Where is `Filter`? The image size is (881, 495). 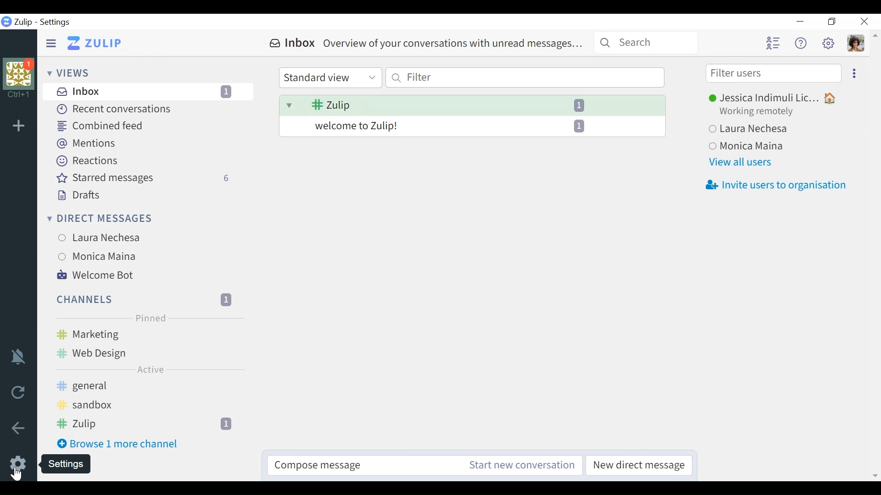 Filter is located at coordinates (525, 77).